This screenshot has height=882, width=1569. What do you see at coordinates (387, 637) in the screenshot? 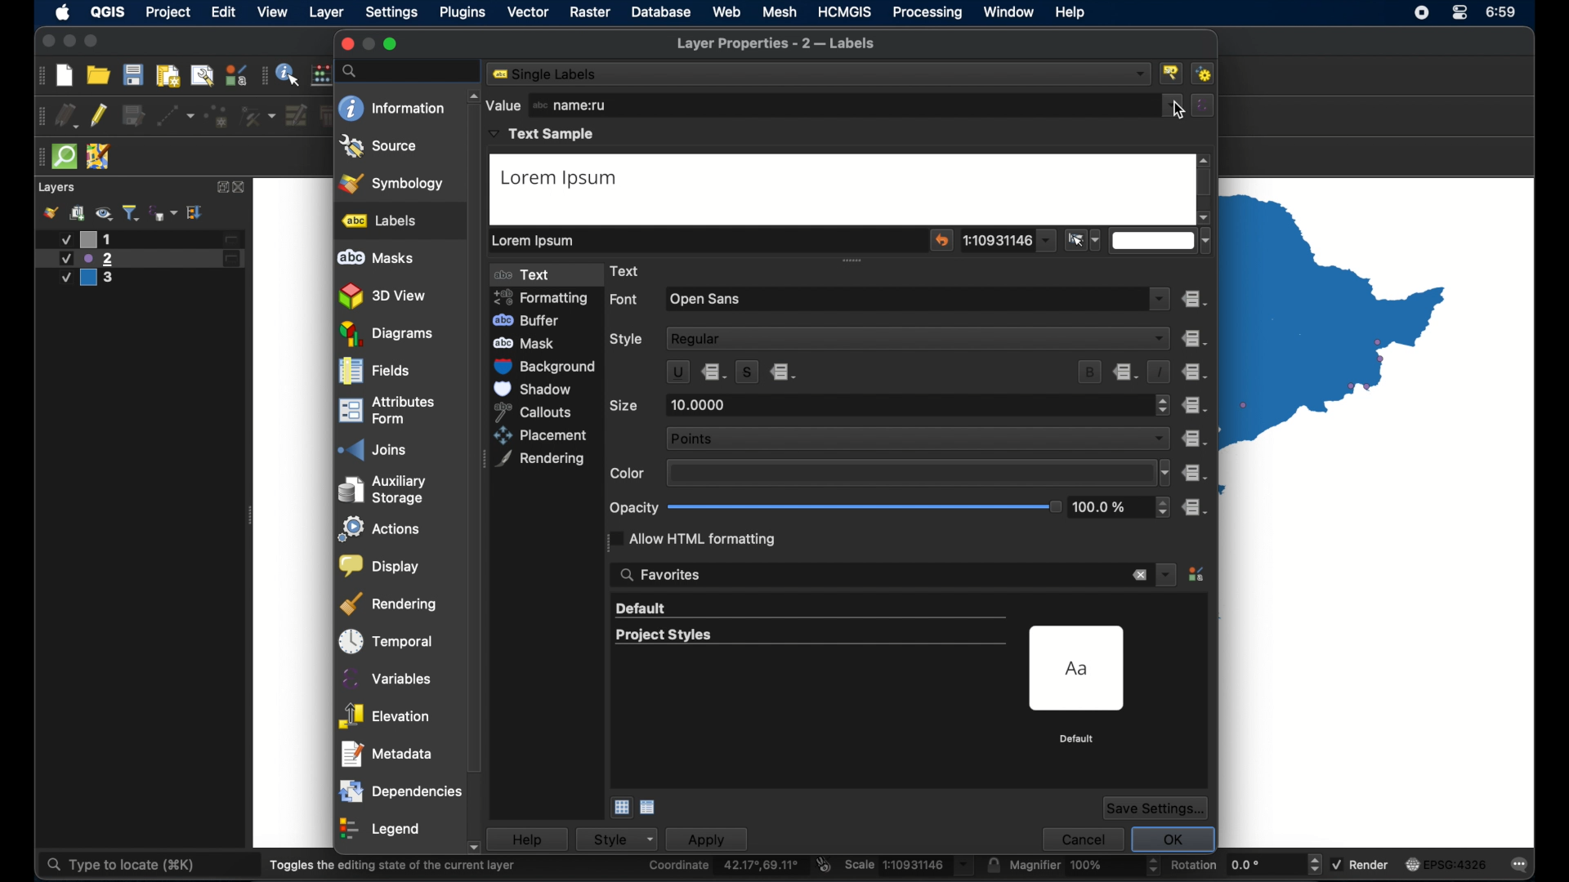
I see `temporal` at bounding box center [387, 637].